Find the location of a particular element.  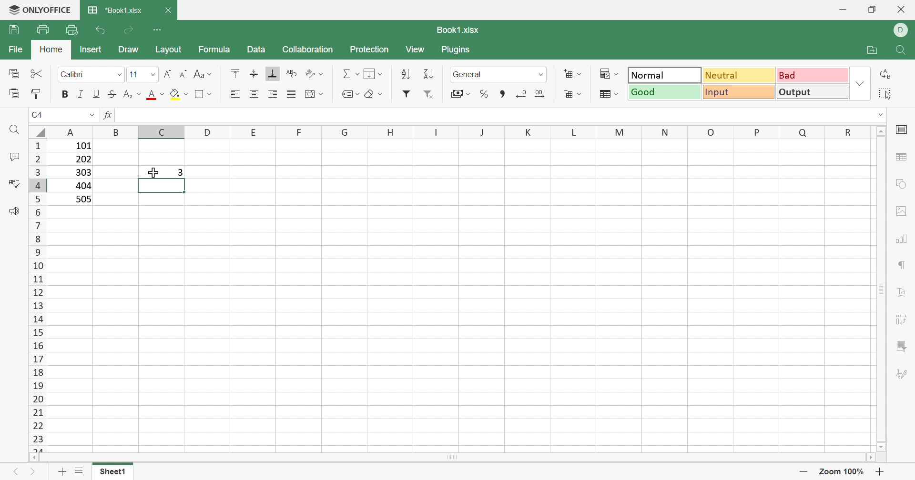

Zoom out is located at coordinates (802, 471).